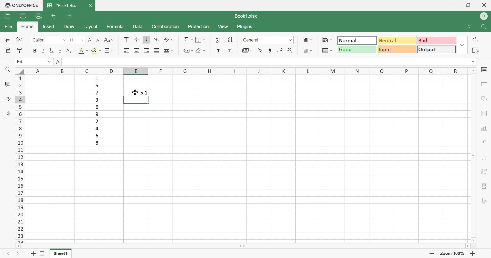 This screenshot has width=491, height=258. I want to click on Insert, so click(48, 27).